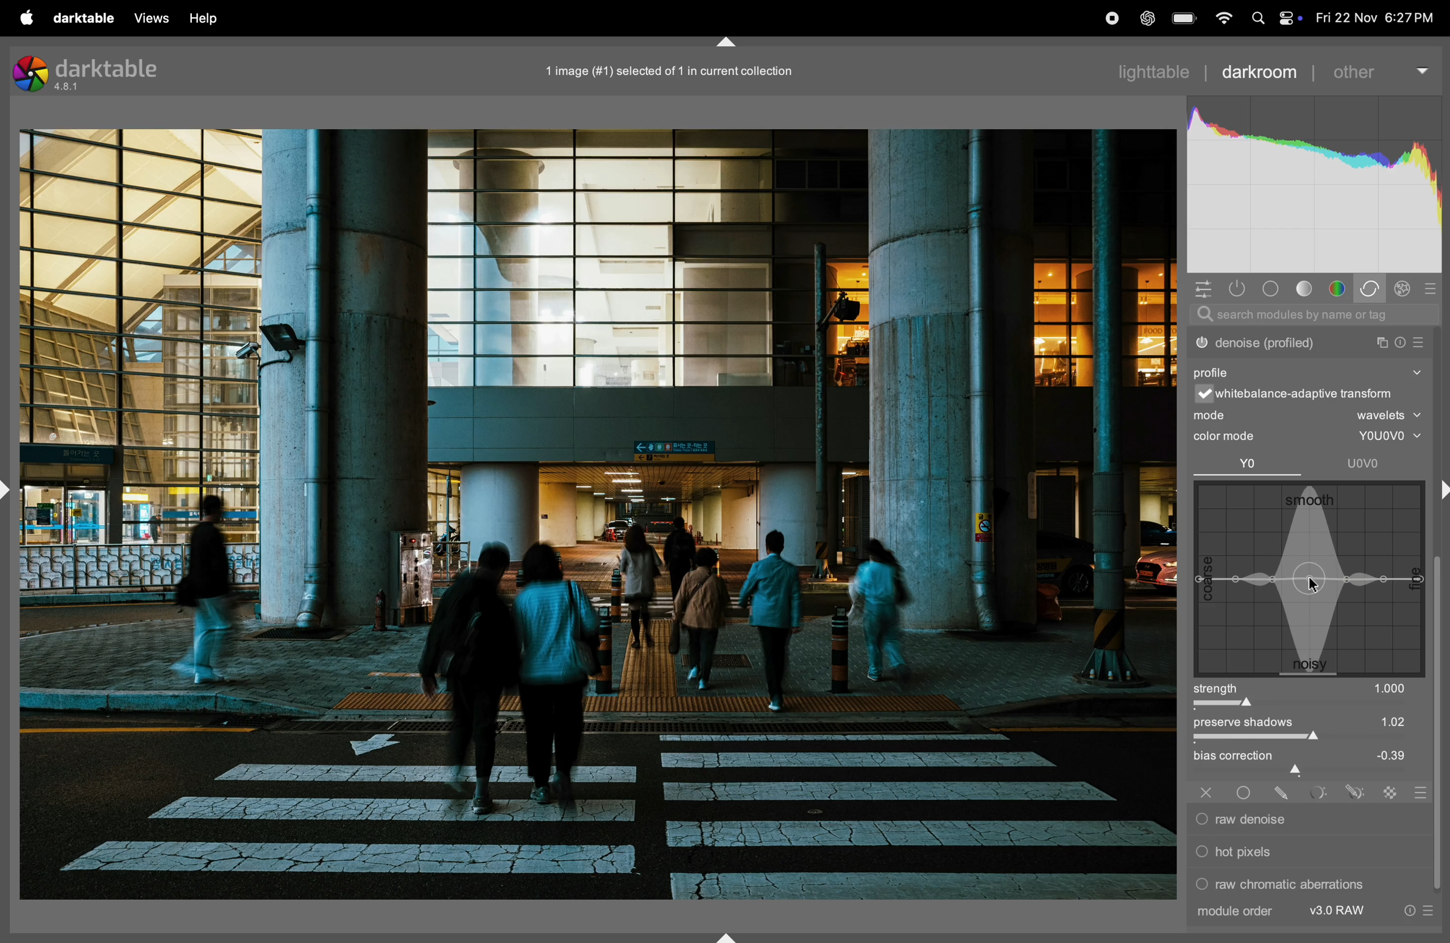  What do you see at coordinates (1303, 821) in the screenshot?
I see `raw denoise` at bounding box center [1303, 821].